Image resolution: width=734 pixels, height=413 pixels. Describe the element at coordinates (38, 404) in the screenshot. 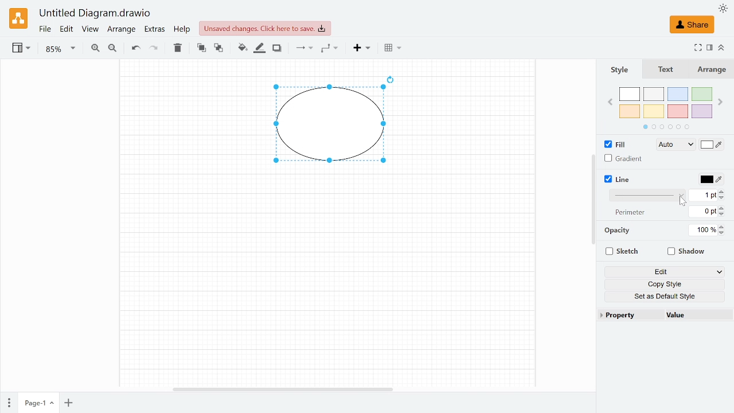

I see `Current page(Page 1)` at that location.